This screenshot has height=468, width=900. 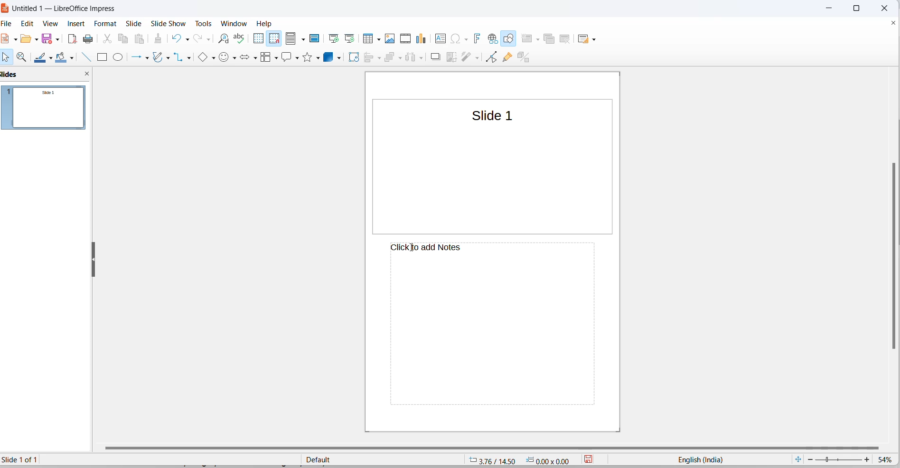 I want to click on slide layout, so click(x=584, y=38).